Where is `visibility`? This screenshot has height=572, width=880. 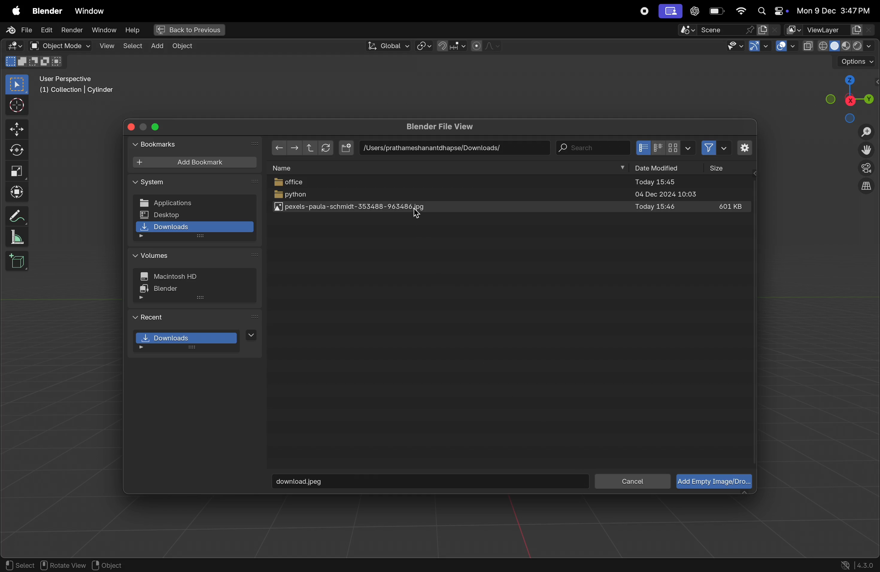
visibility is located at coordinates (734, 46).